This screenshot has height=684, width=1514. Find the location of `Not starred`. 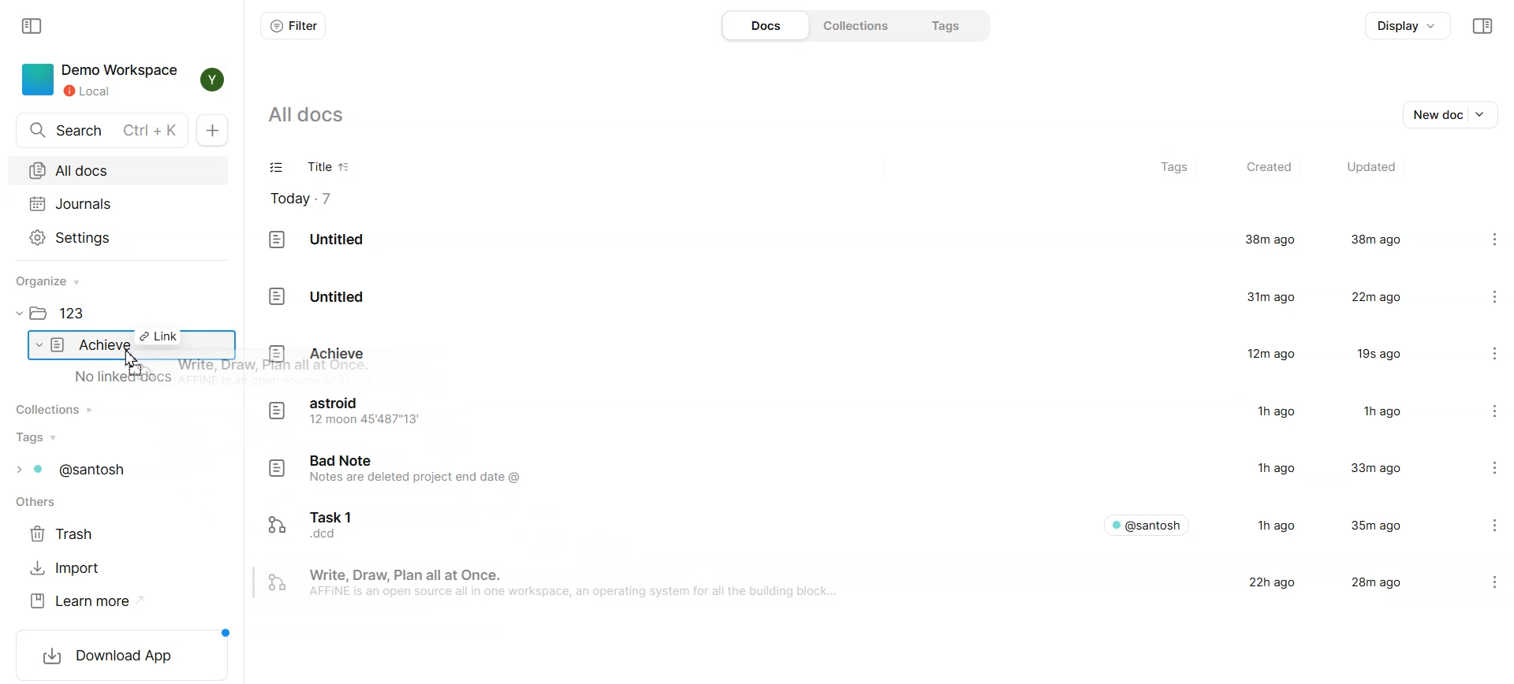

Not starred is located at coordinates (1465, 582).